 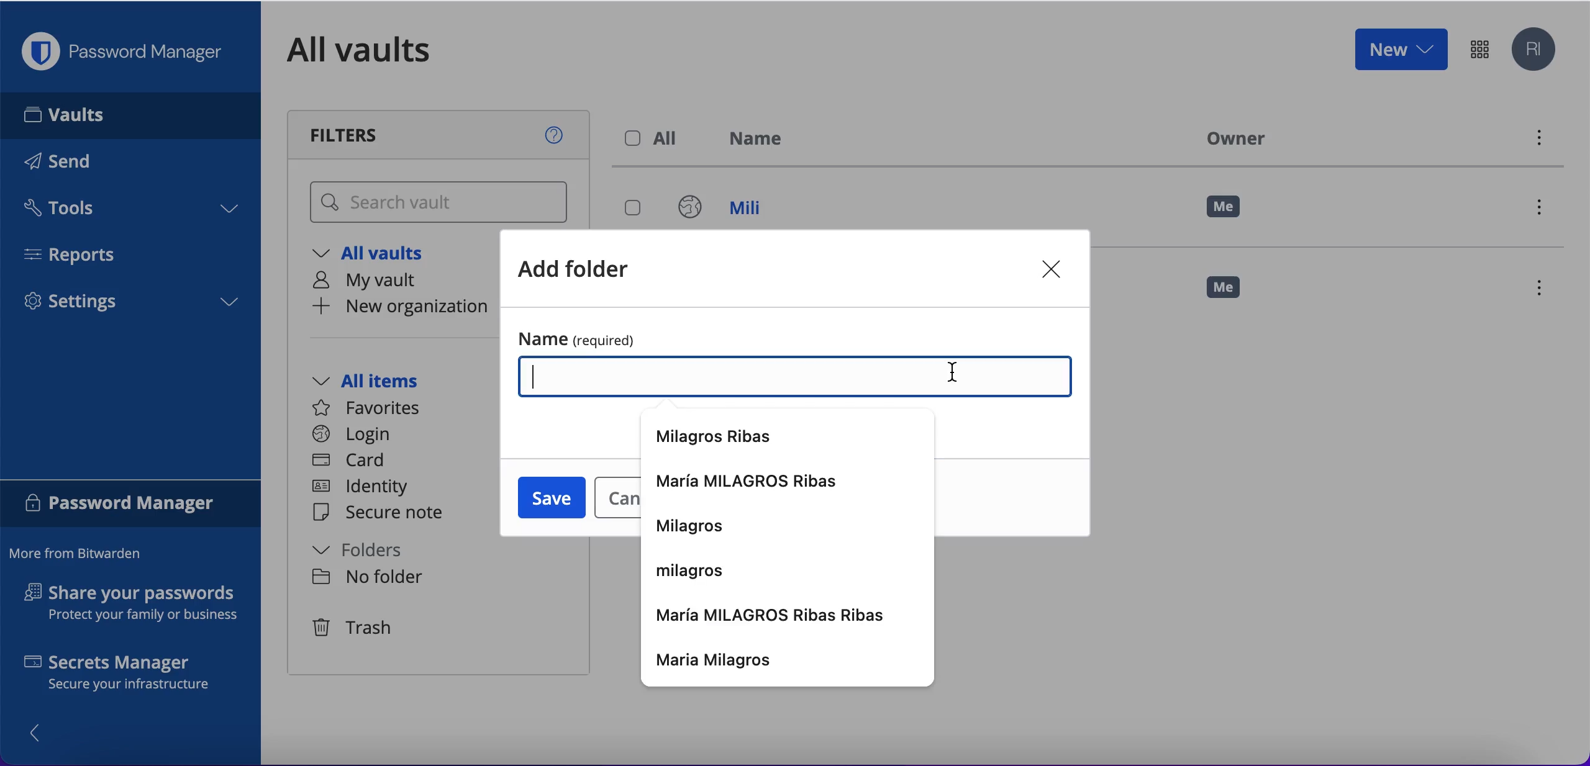 I want to click on password manager, so click(x=131, y=505).